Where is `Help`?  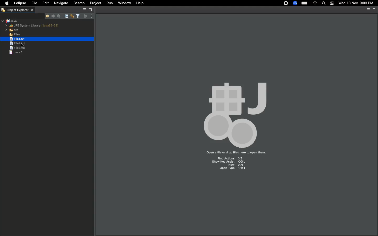
Help is located at coordinates (140, 3).